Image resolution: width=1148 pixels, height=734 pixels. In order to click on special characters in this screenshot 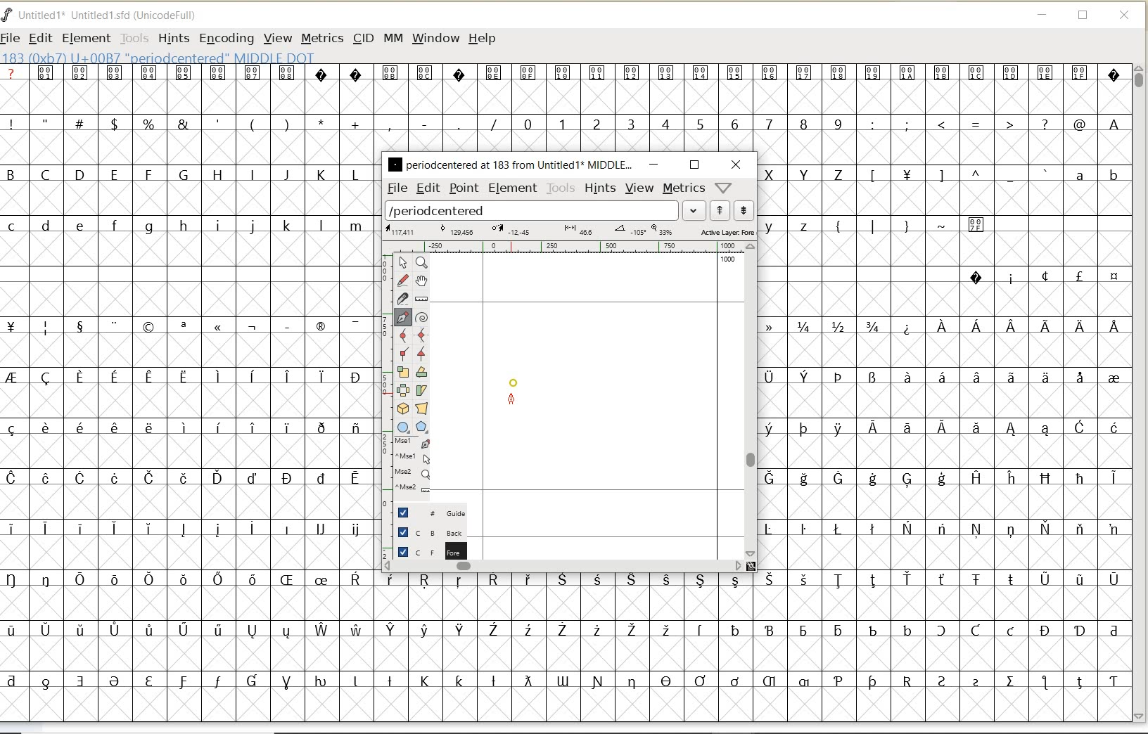, I will do `click(927, 231)`.